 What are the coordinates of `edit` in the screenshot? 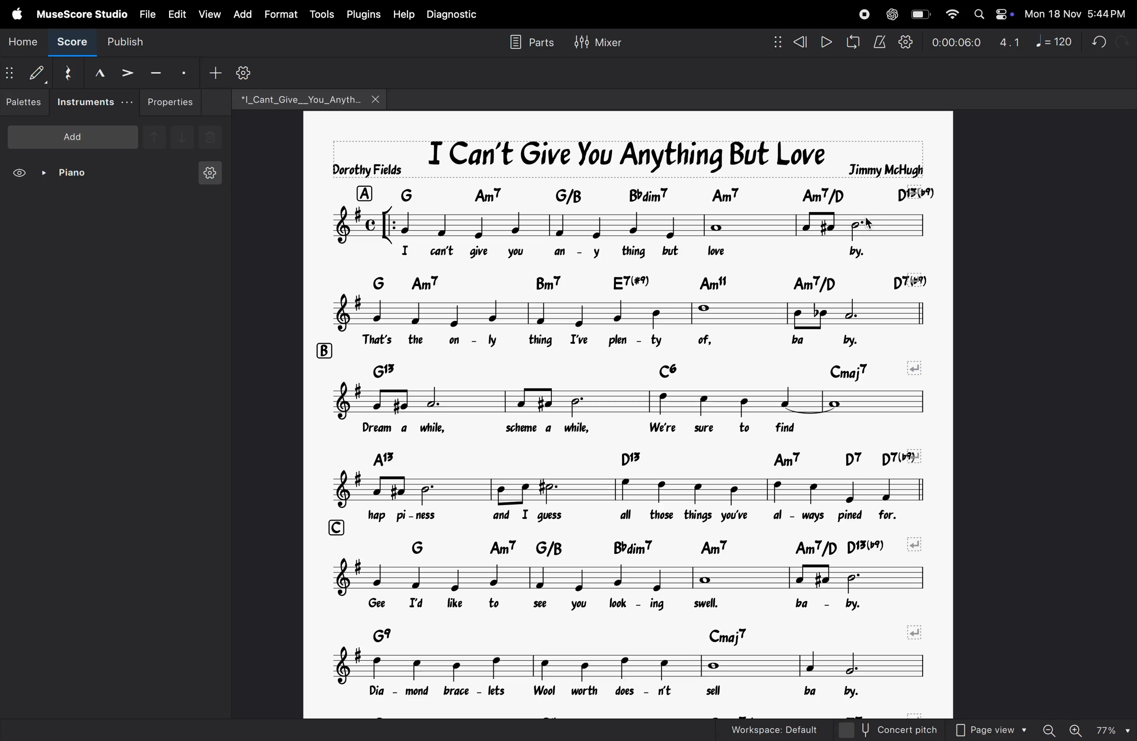 It's located at (176, 14).